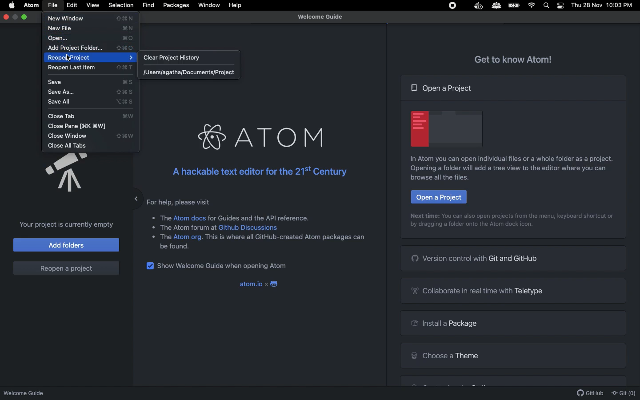  Describe the element at coordinates (129, 196) in the screenshot. I see `Minimize` at that location.